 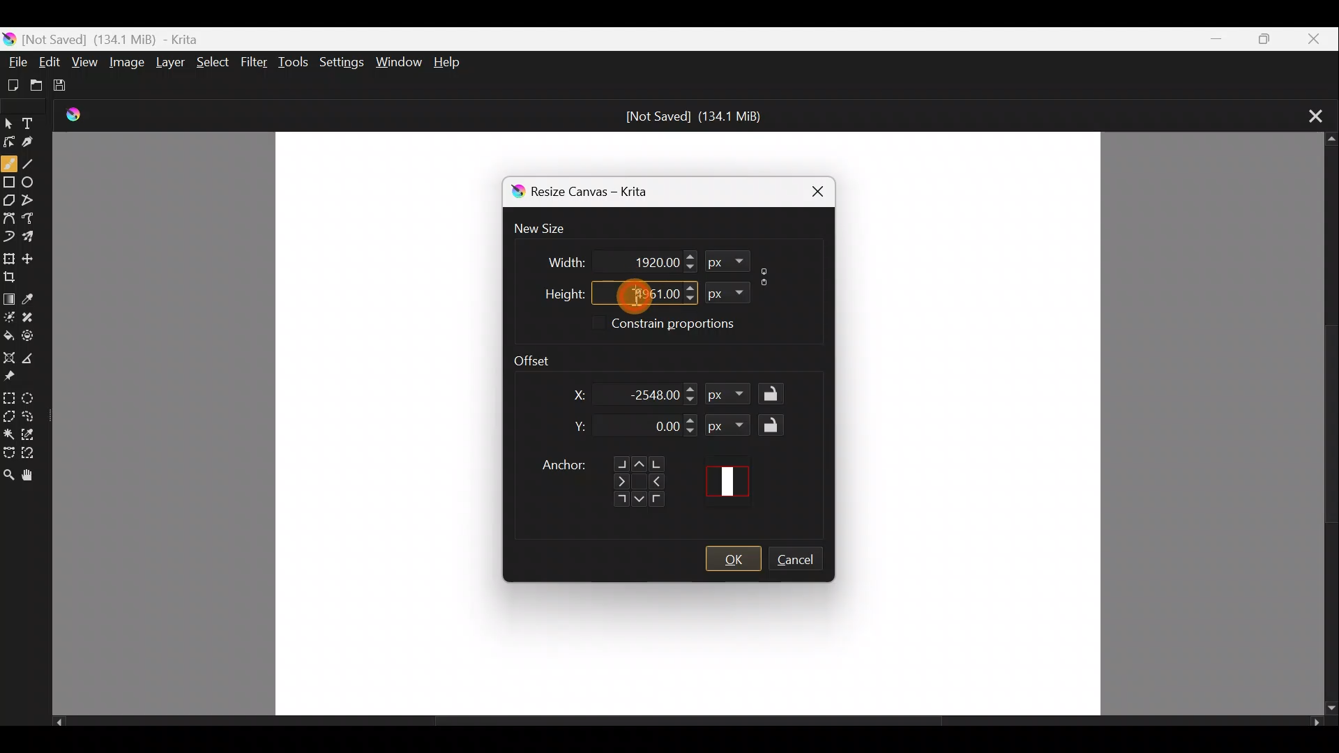 What do you see at coordinates (10, 418) in the screenshot?
I see `Polygonal section tool` at bounding box center [10, 418].